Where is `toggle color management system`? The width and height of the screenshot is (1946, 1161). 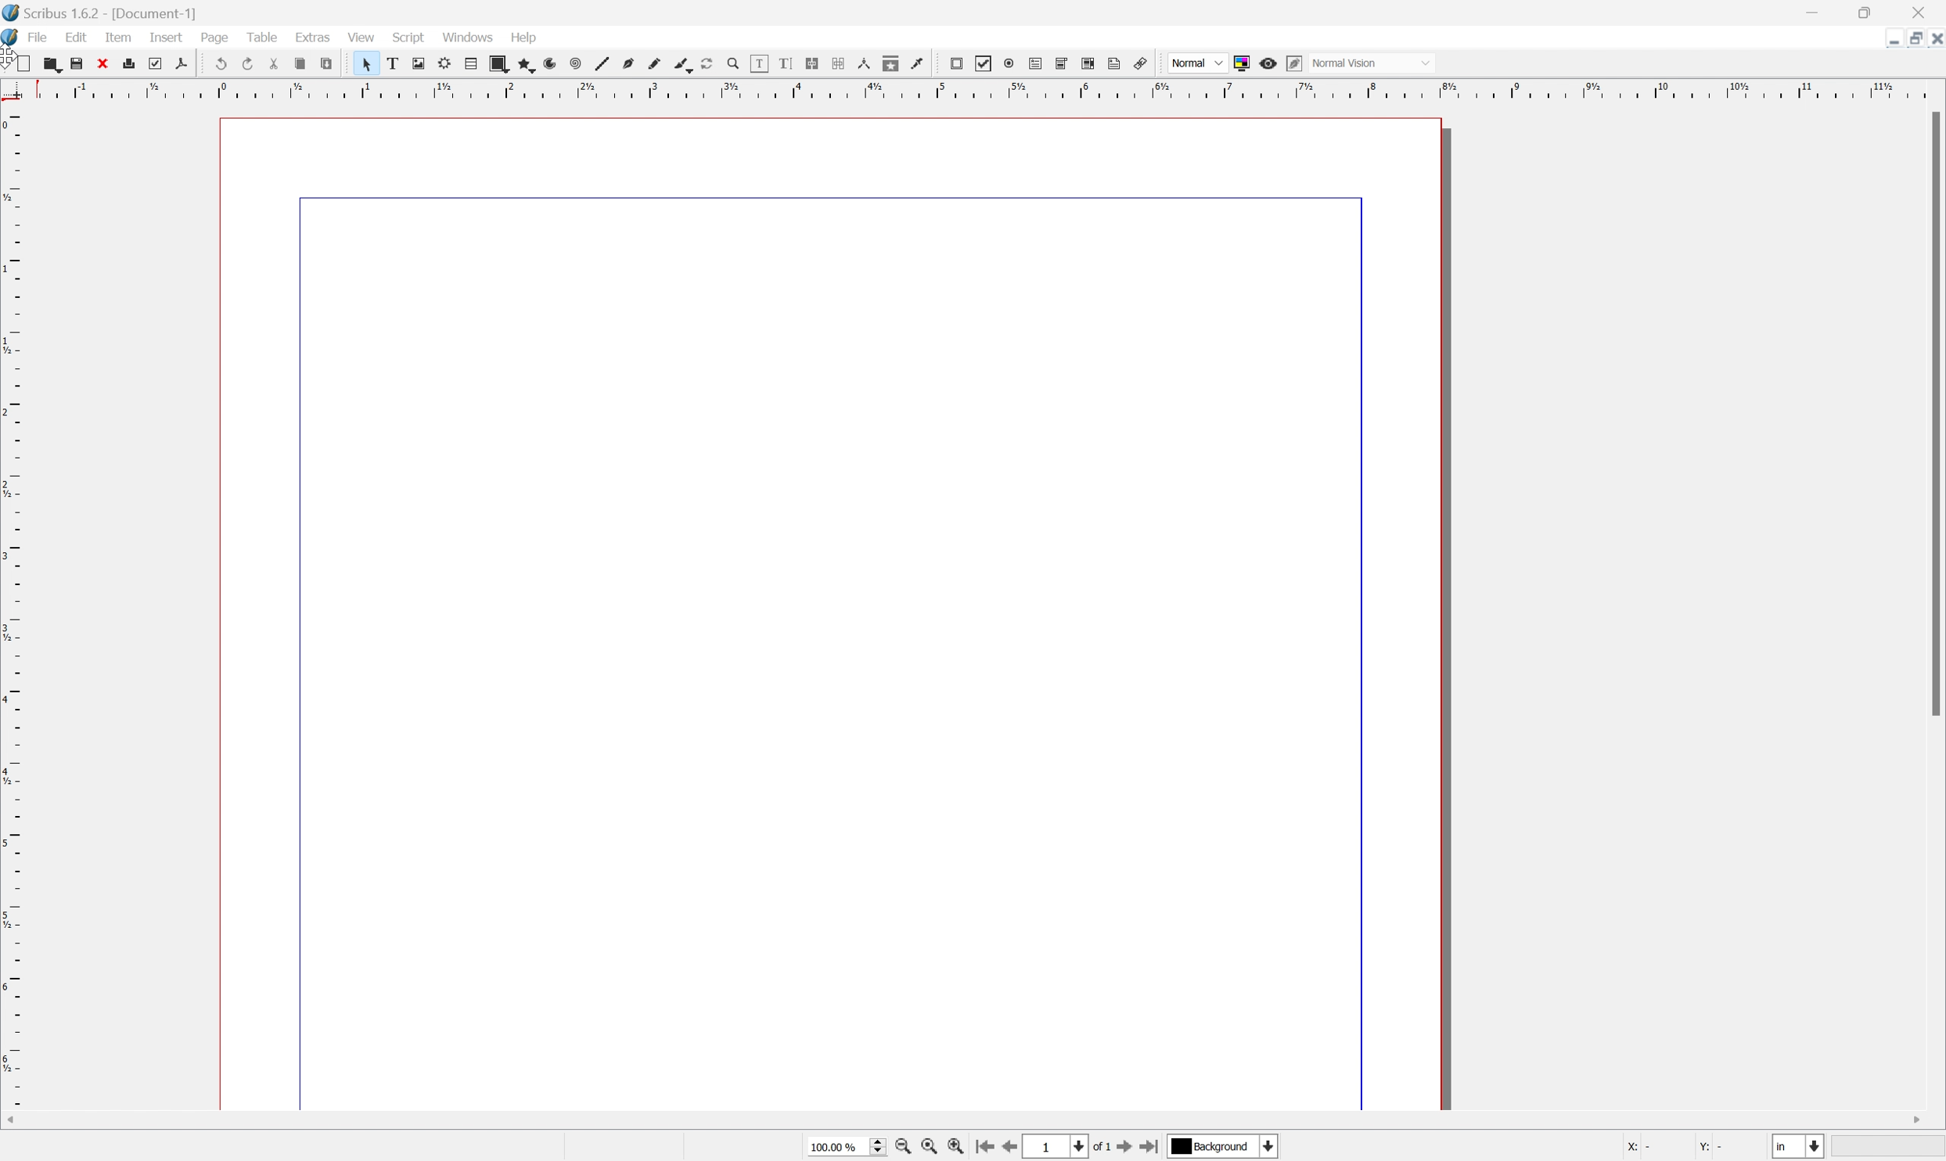
toggle color management system is located at coordinates (1241, 63).